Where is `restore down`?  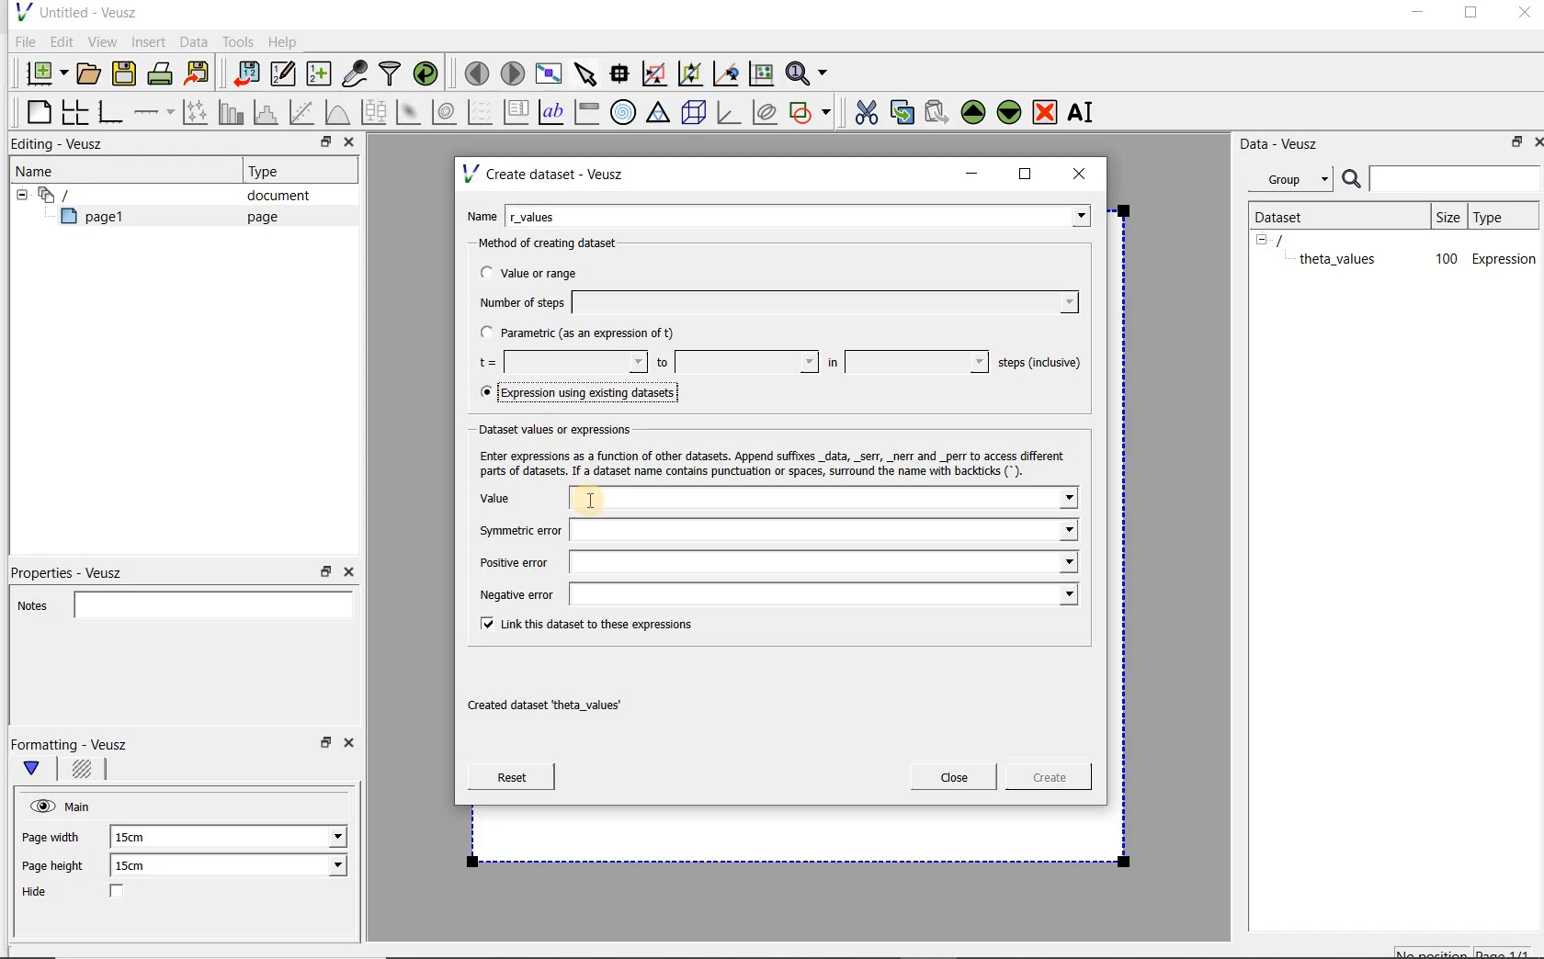 restore down is located at coordinates (321, 144).